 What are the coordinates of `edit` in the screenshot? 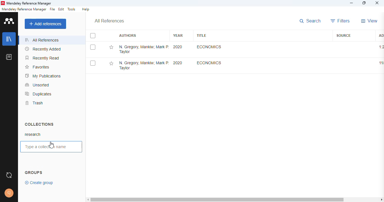 It's located at (62, 9).